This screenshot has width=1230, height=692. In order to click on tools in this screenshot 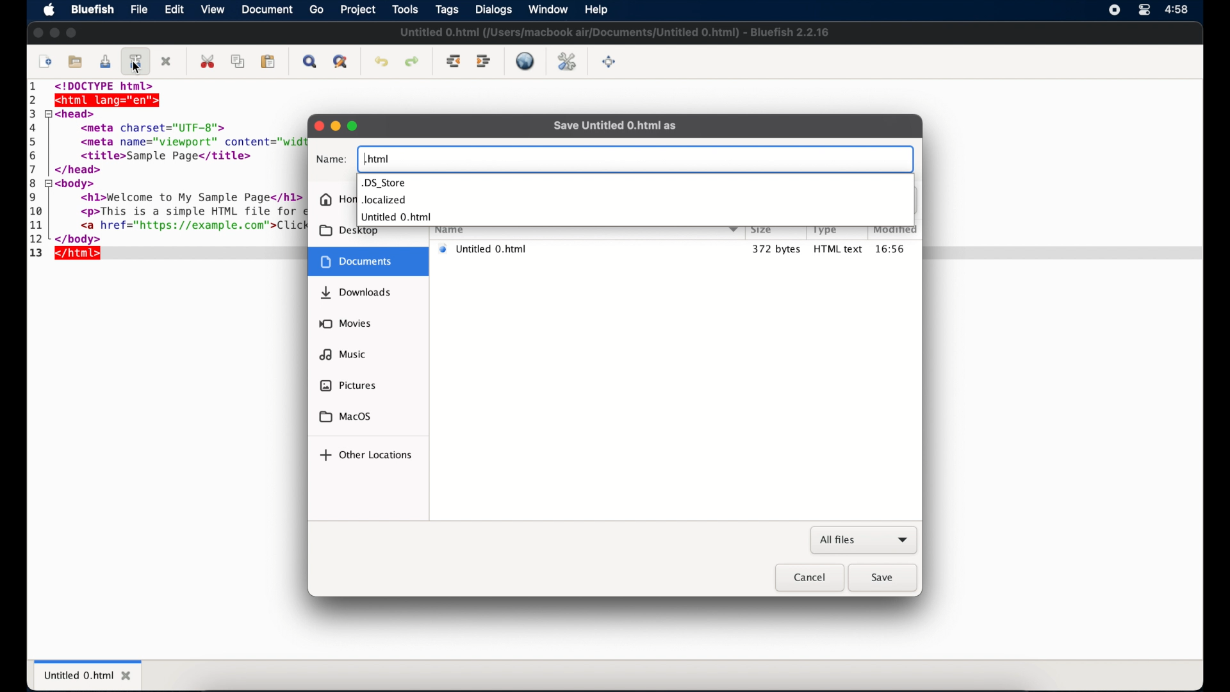, I will do `click(406, 10)`.